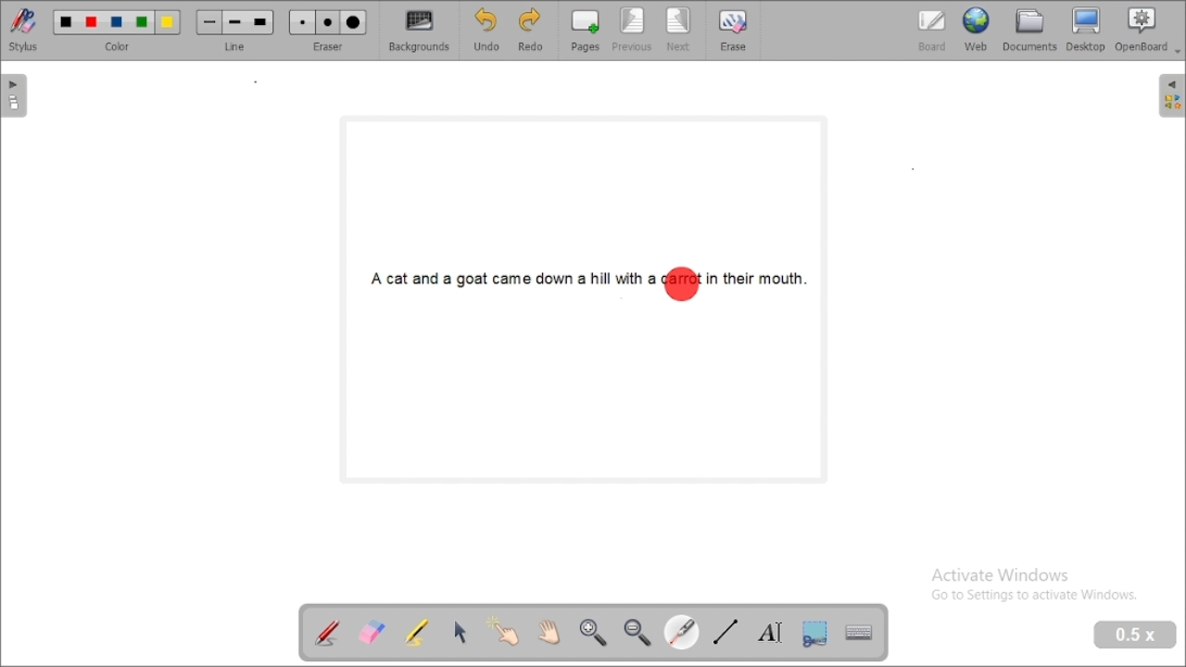  I want to click on zoom in, so click(594, 634).